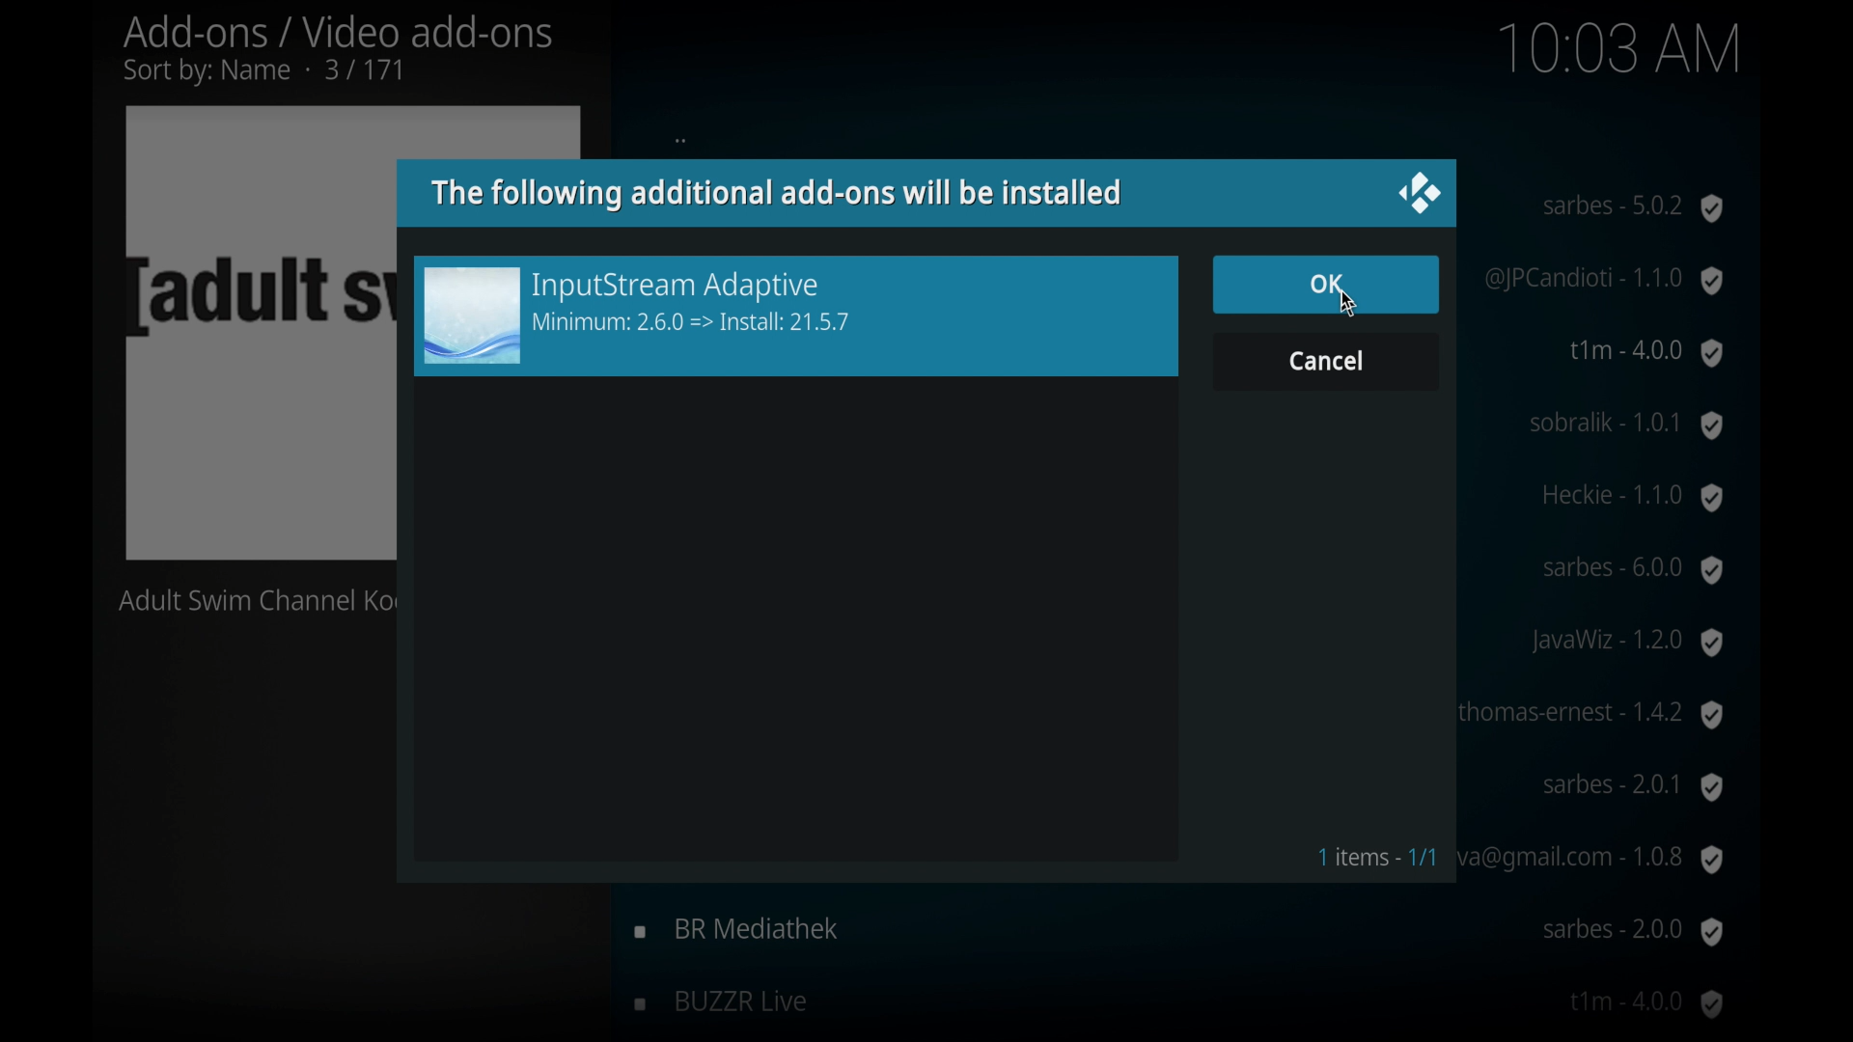  What do you see at coordinates (1605, 211) in the screenshot?
I see `3sat` at bounding box center [1605, 211].